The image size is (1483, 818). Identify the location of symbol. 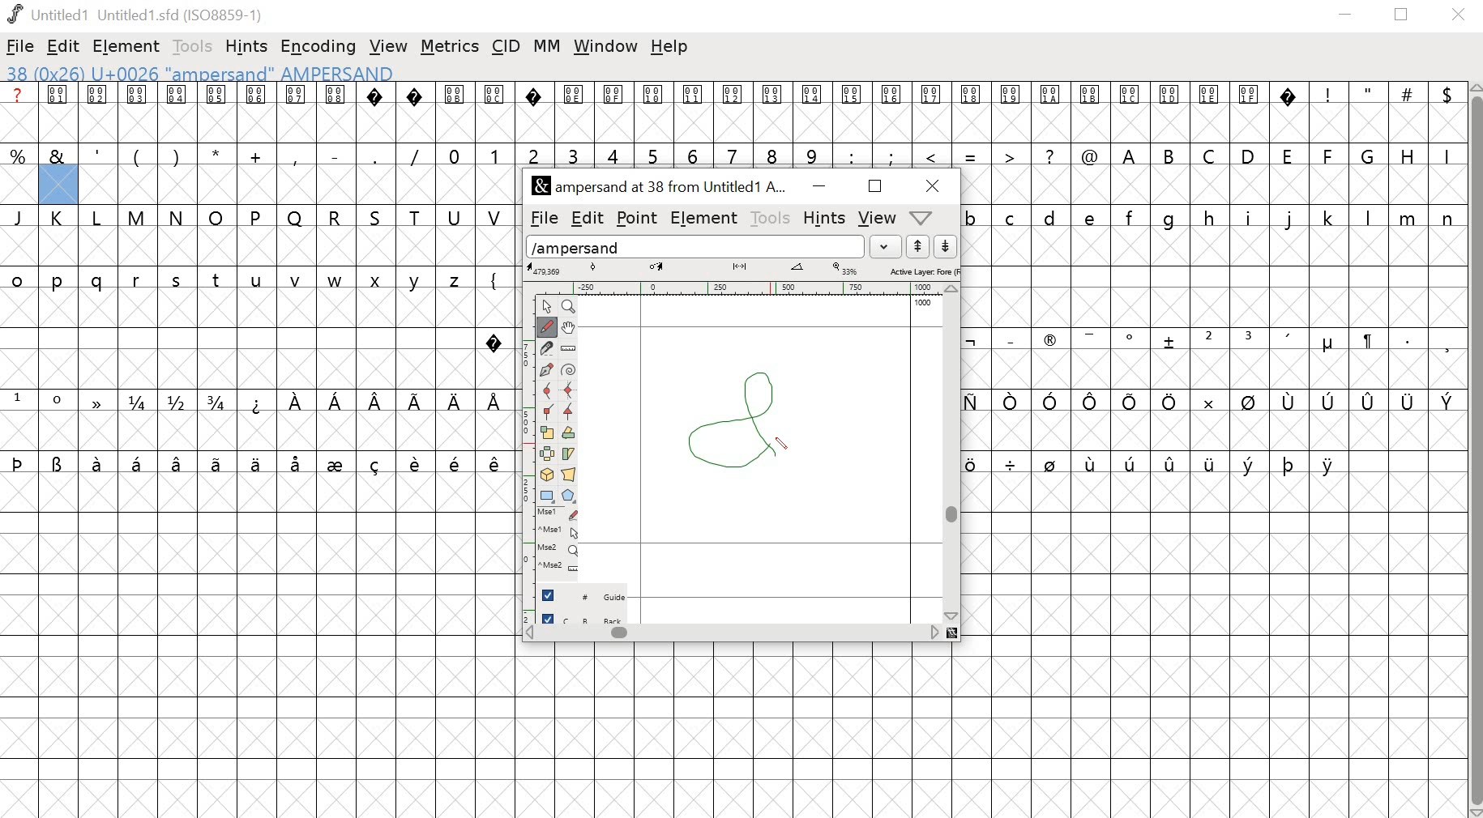
(296, 402).